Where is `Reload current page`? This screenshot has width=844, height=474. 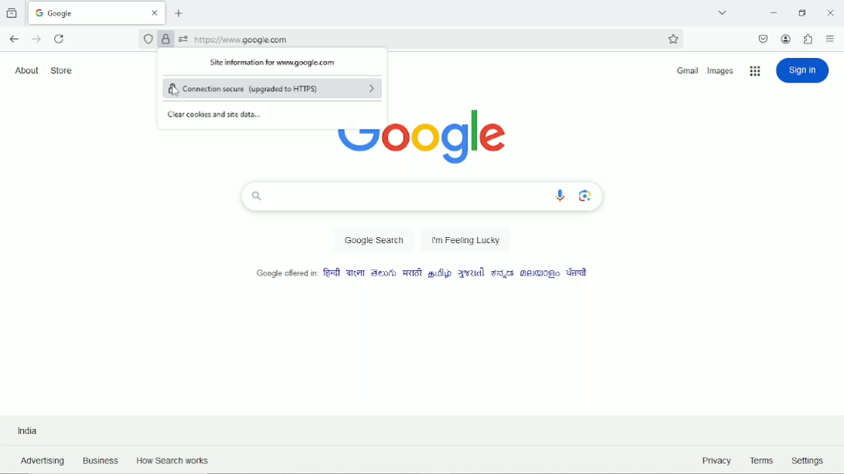
Reload current page is located at coordinates (61, 38).